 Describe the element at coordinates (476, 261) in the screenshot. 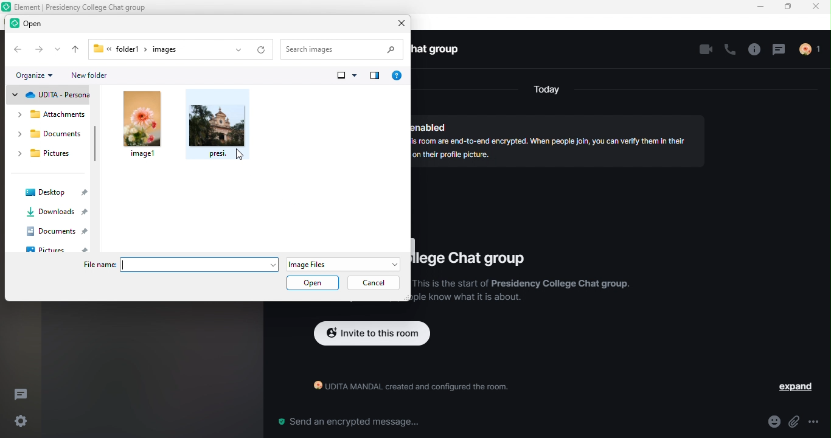

I see `presidency college chat group` at that location.